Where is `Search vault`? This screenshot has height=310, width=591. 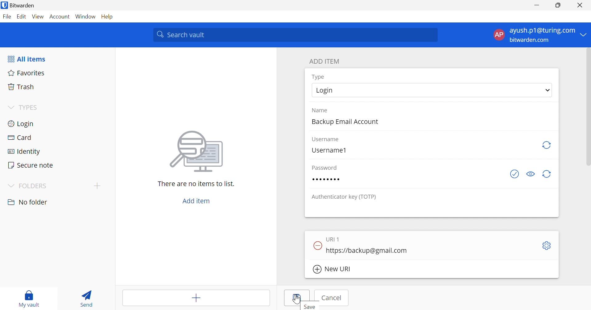
Search vault is located at coordinates (297, 35).